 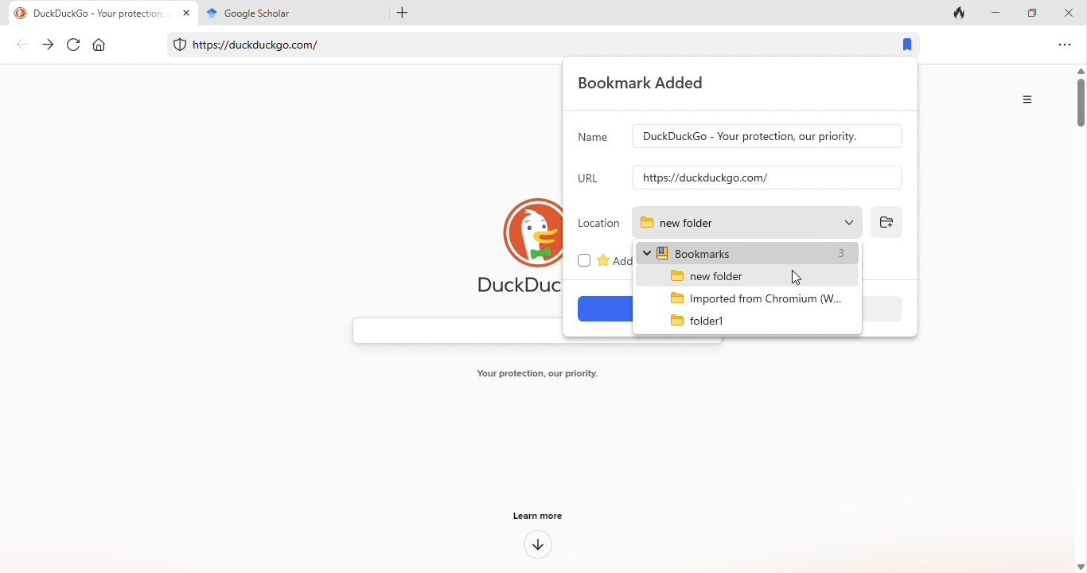 What do you see at coordinates (886, 222) in the screenshot?
I see `add folder` at bounding box center [886, 222].